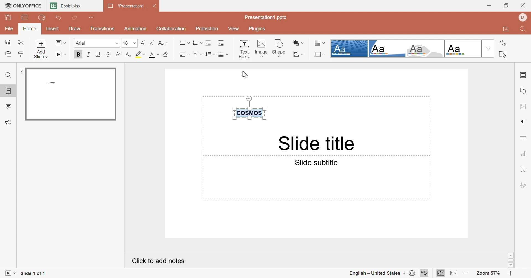  What do you see at coordinates (220, 43) in the screenshot?
I see `Increase indent` at bounding box center [220, 43].